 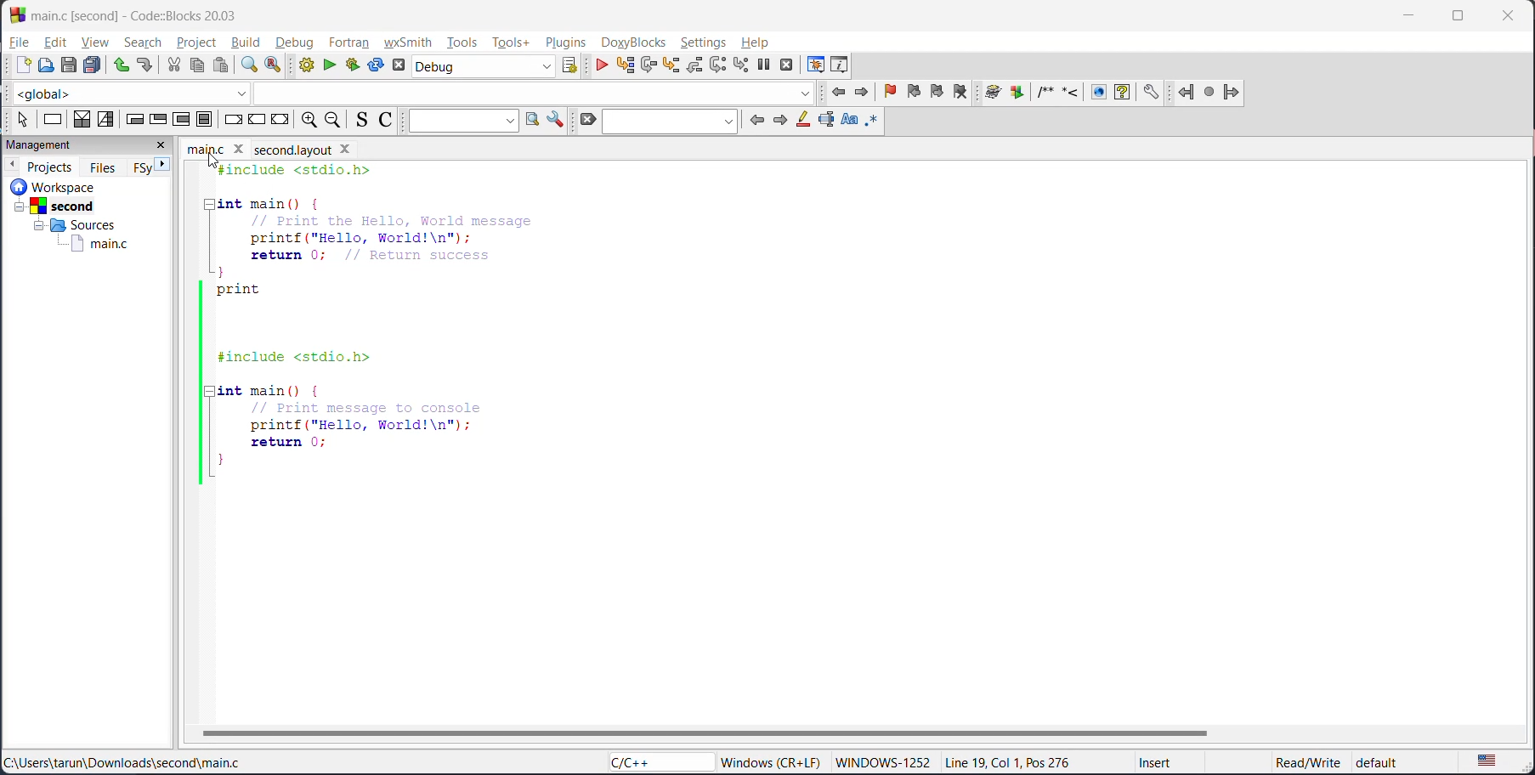 What do you see at coordinates (717, 65) in the screenshot?
I see `next instruction` at bounding box center [717, 65].